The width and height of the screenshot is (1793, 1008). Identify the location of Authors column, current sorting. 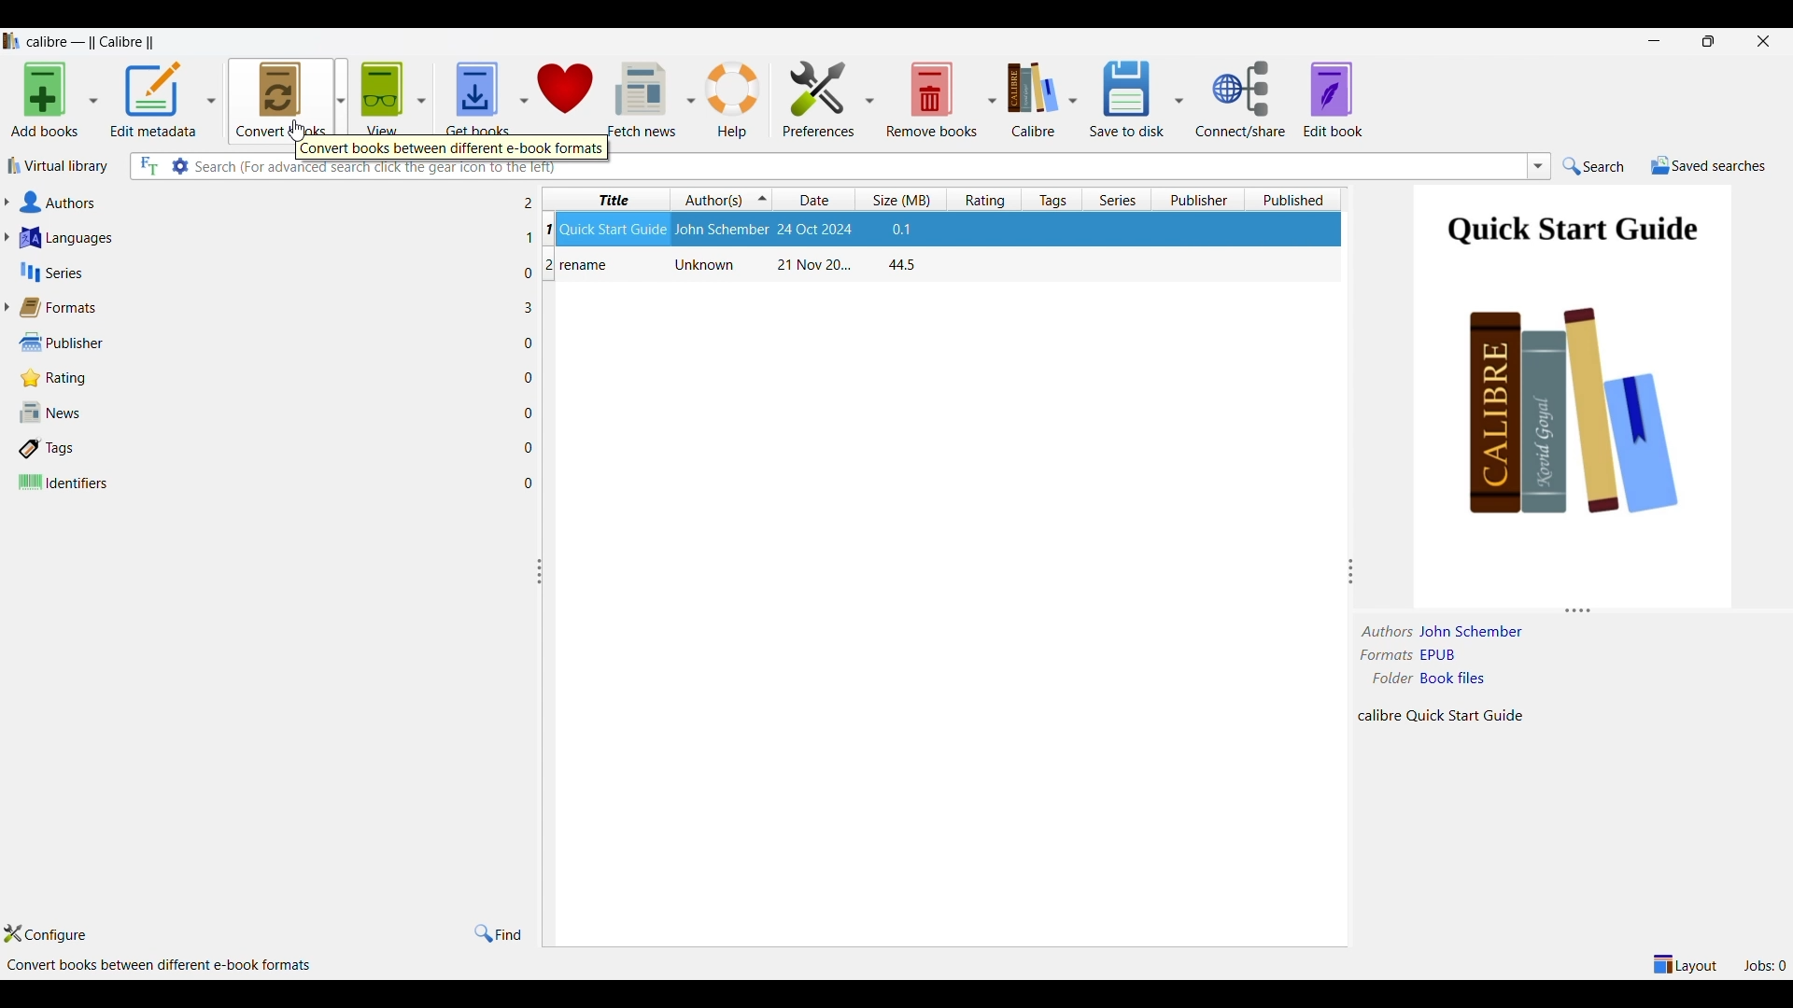
(722, 198).